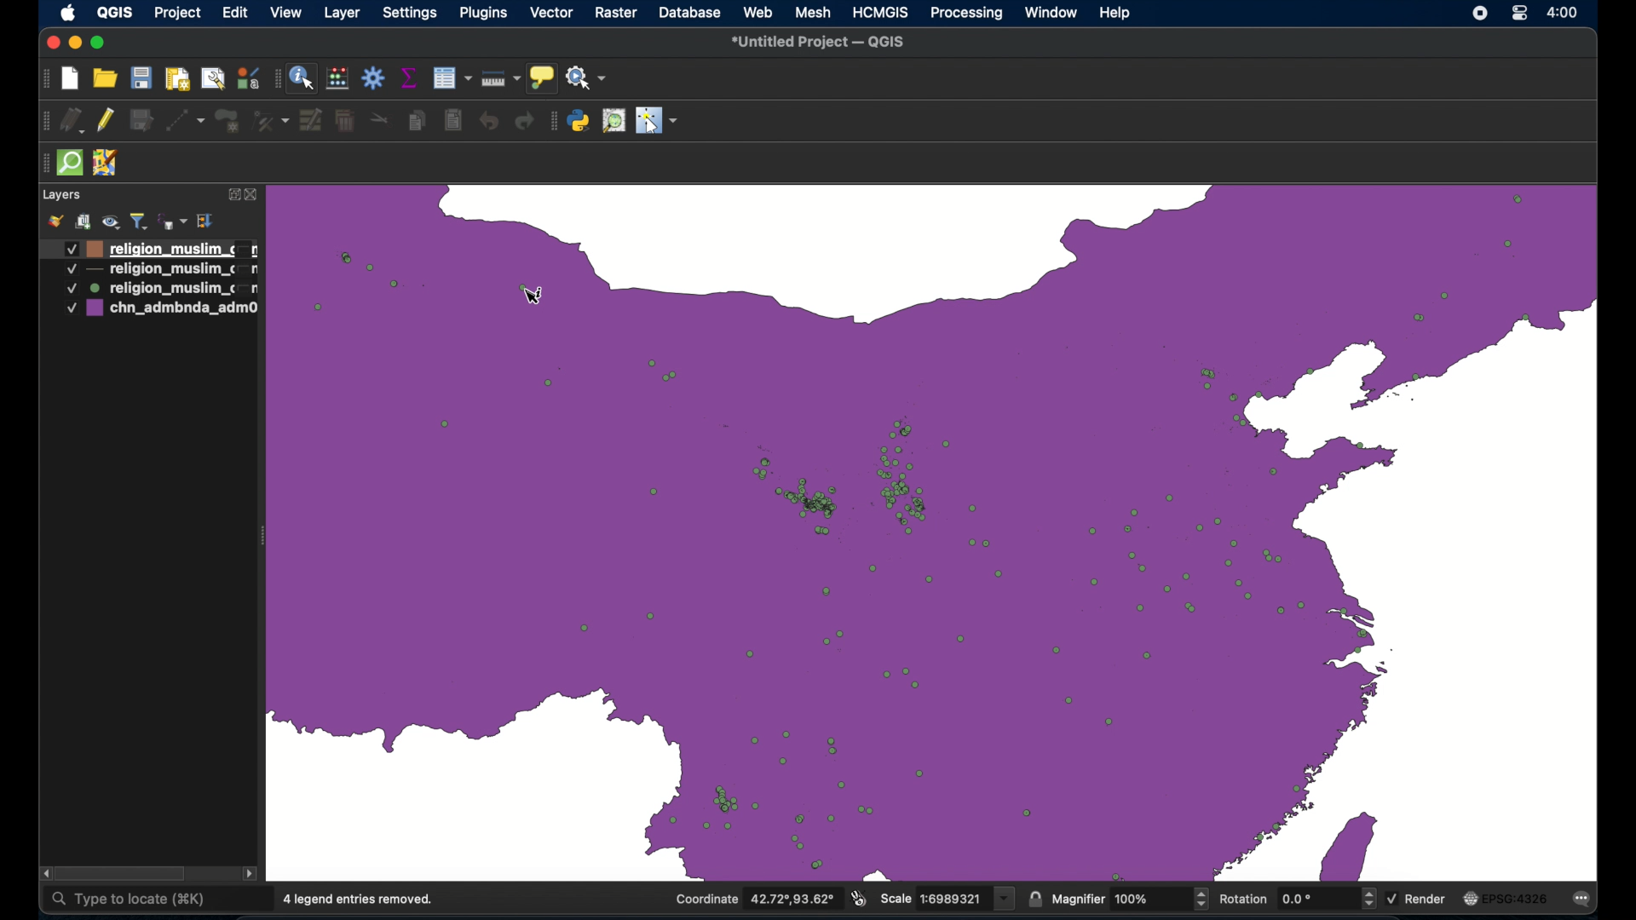  What do you see at coordinates (613, 121) in the screenshot?
I see `osm palce search` at bounding box center [613, 121].